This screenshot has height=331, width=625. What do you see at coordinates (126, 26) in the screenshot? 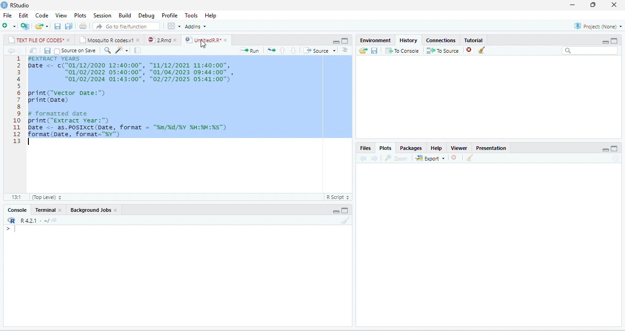
I see `search file` at bounding box center [126, 26].